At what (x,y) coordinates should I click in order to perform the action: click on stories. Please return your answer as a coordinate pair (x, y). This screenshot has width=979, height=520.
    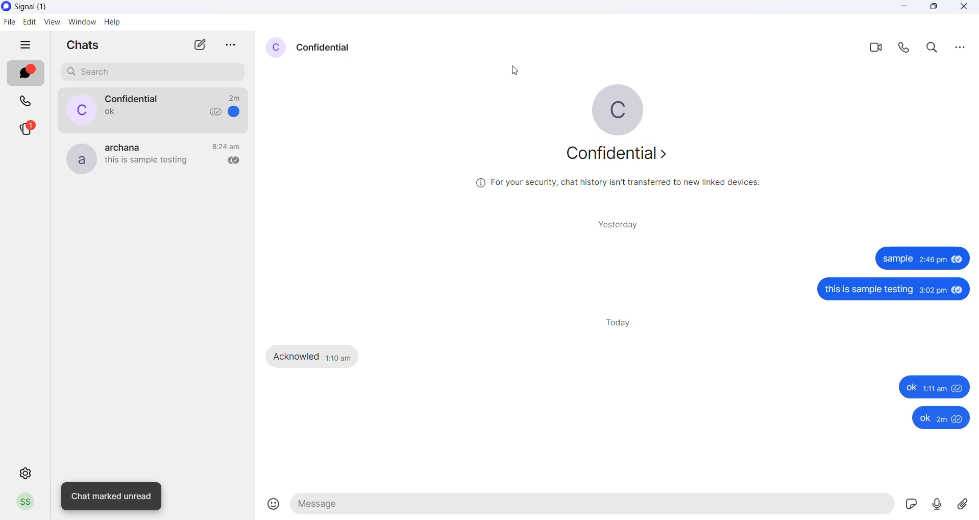
    Looking at the image, I should click on (26, 129).